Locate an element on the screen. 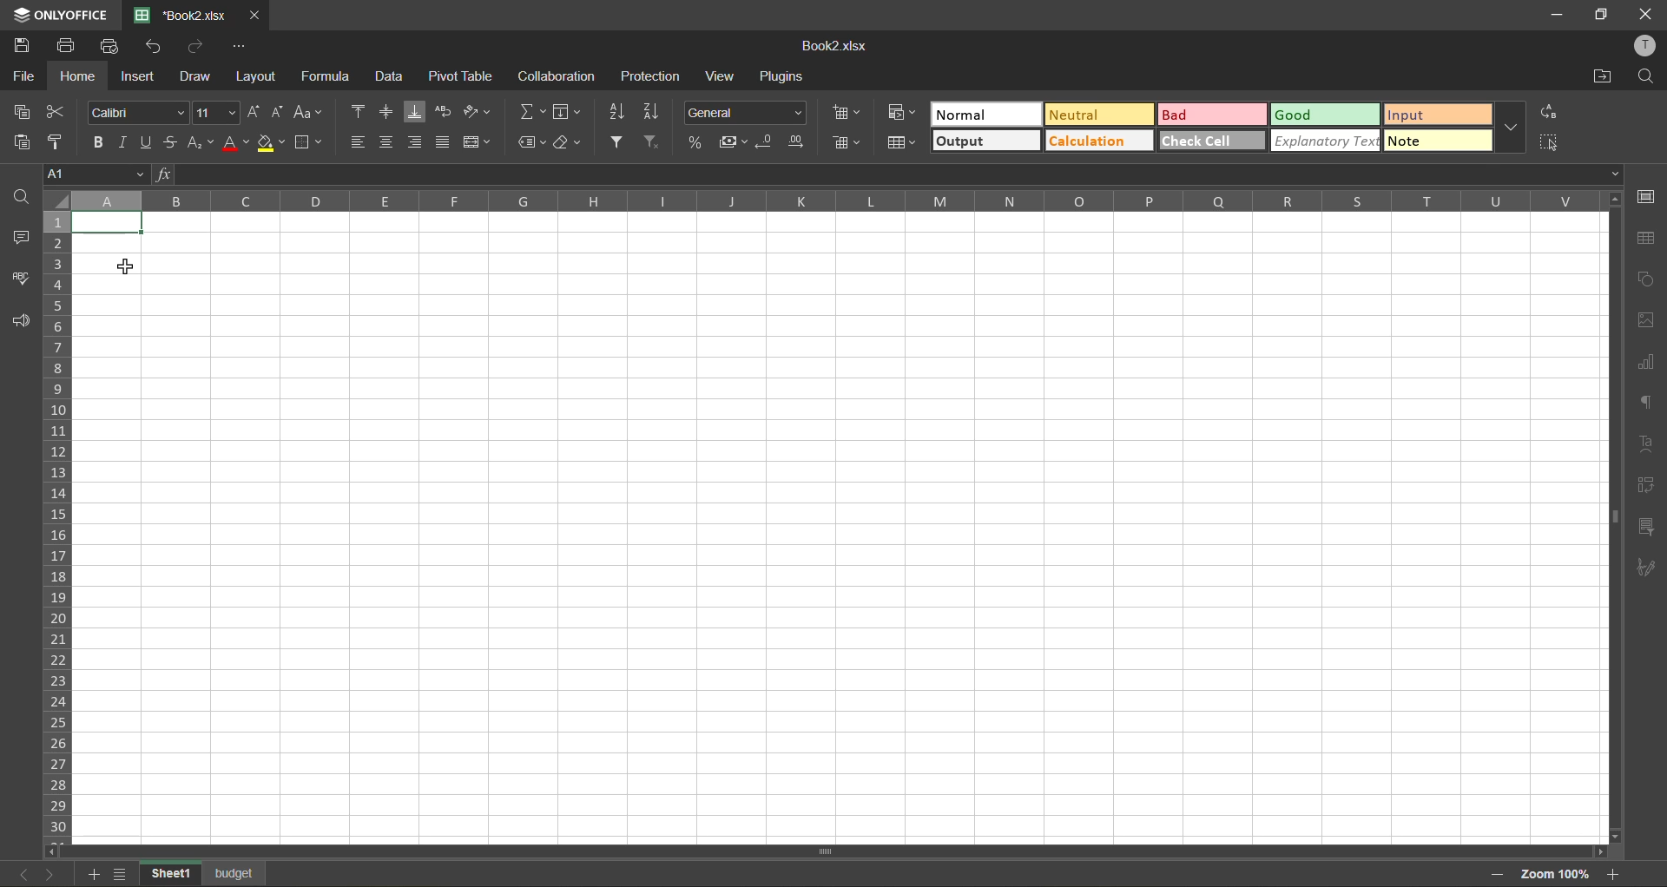 This screenshot has width=1667, height=887. align bottom is located at coordinates (415, 111).